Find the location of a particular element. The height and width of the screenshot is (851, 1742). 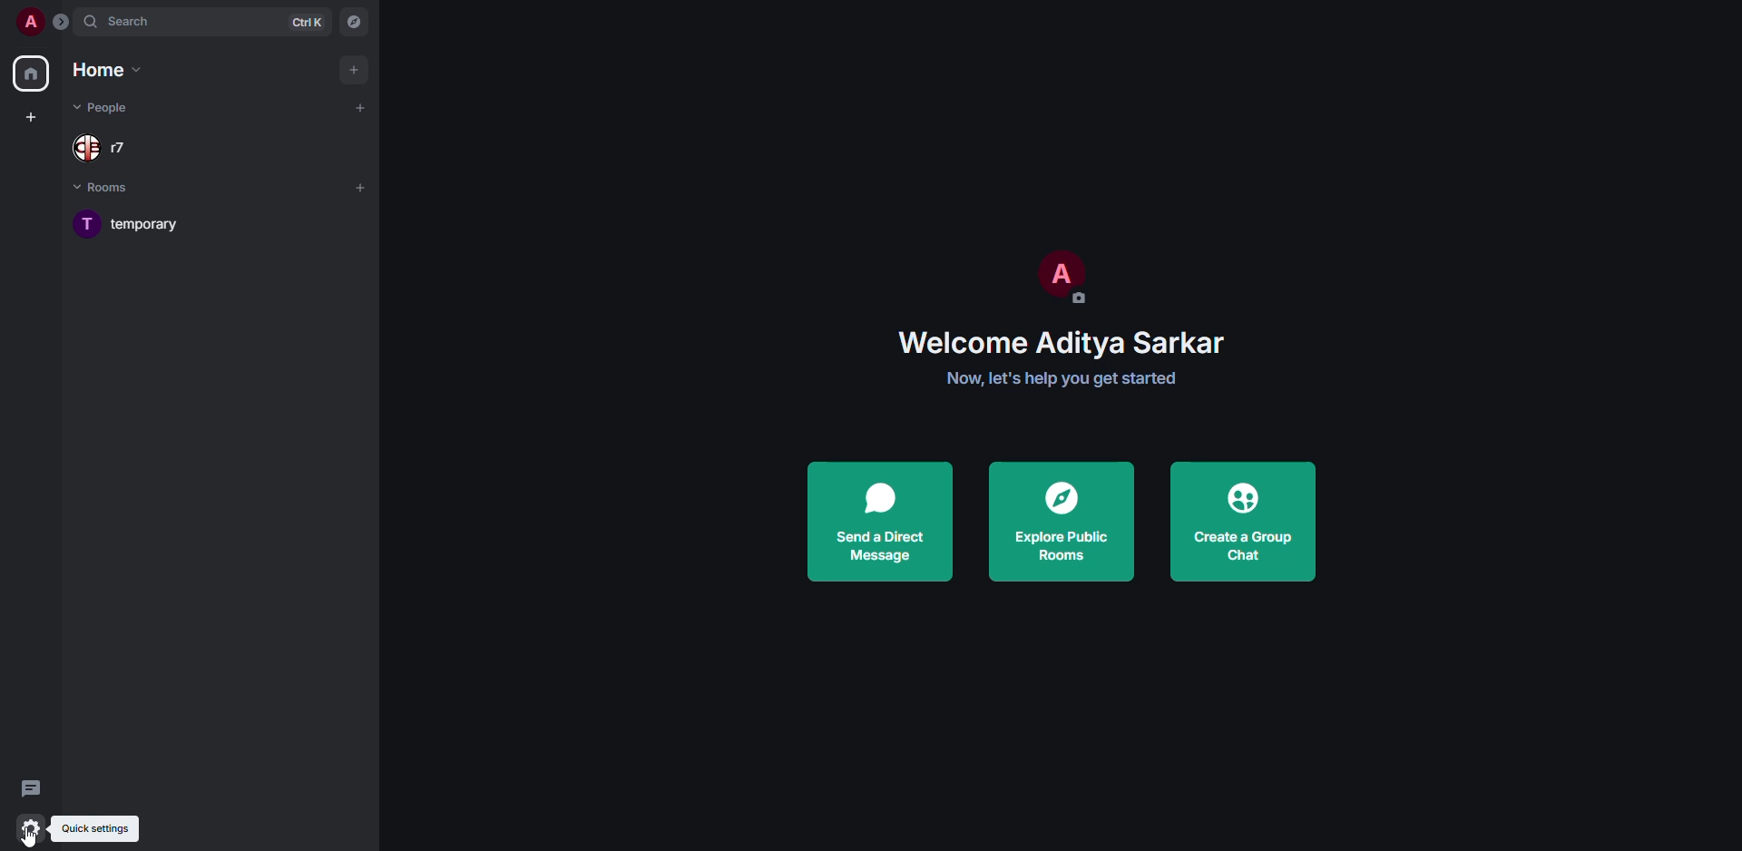

threads is located at coordinates (29, 788).